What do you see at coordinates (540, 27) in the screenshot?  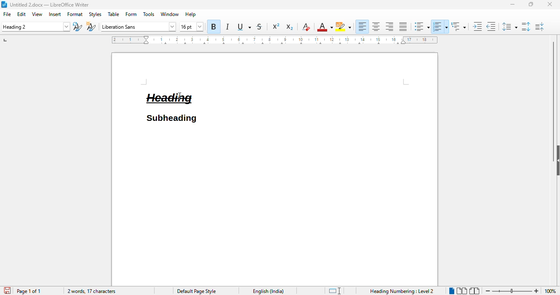 I see `decrease paragraph spacing` at bounding box center [540, 27].